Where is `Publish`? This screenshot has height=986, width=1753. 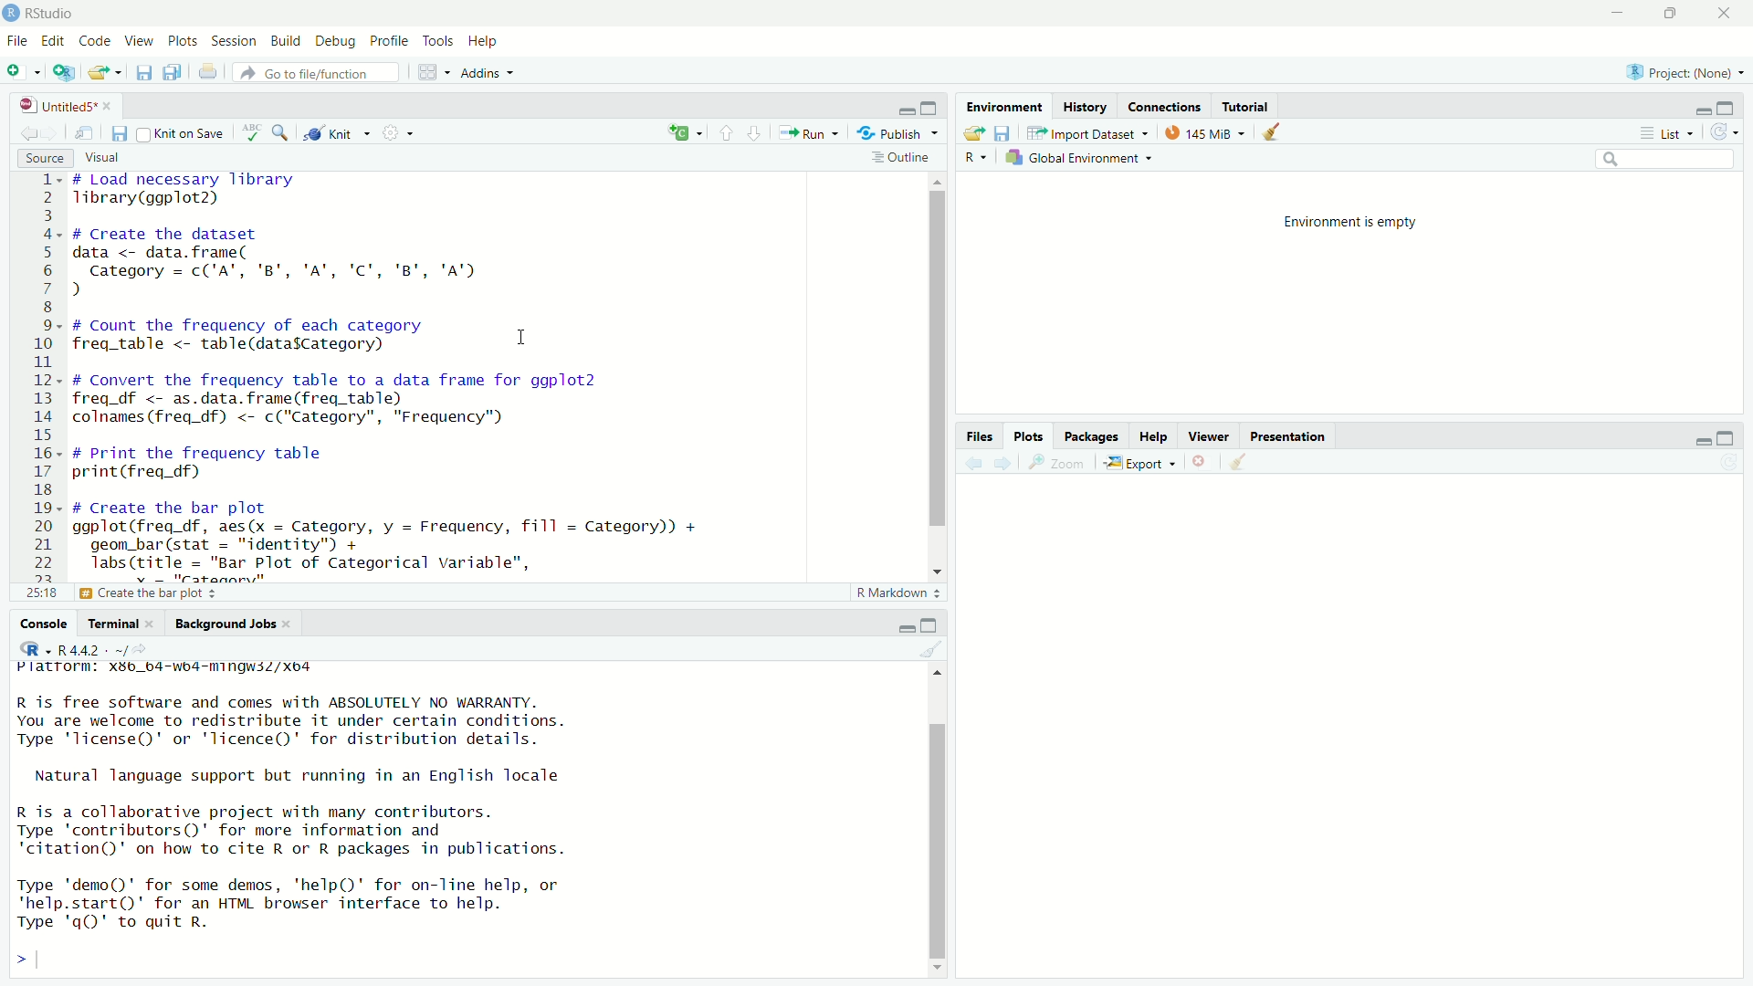 Publish is located at coordinates (899, 132).